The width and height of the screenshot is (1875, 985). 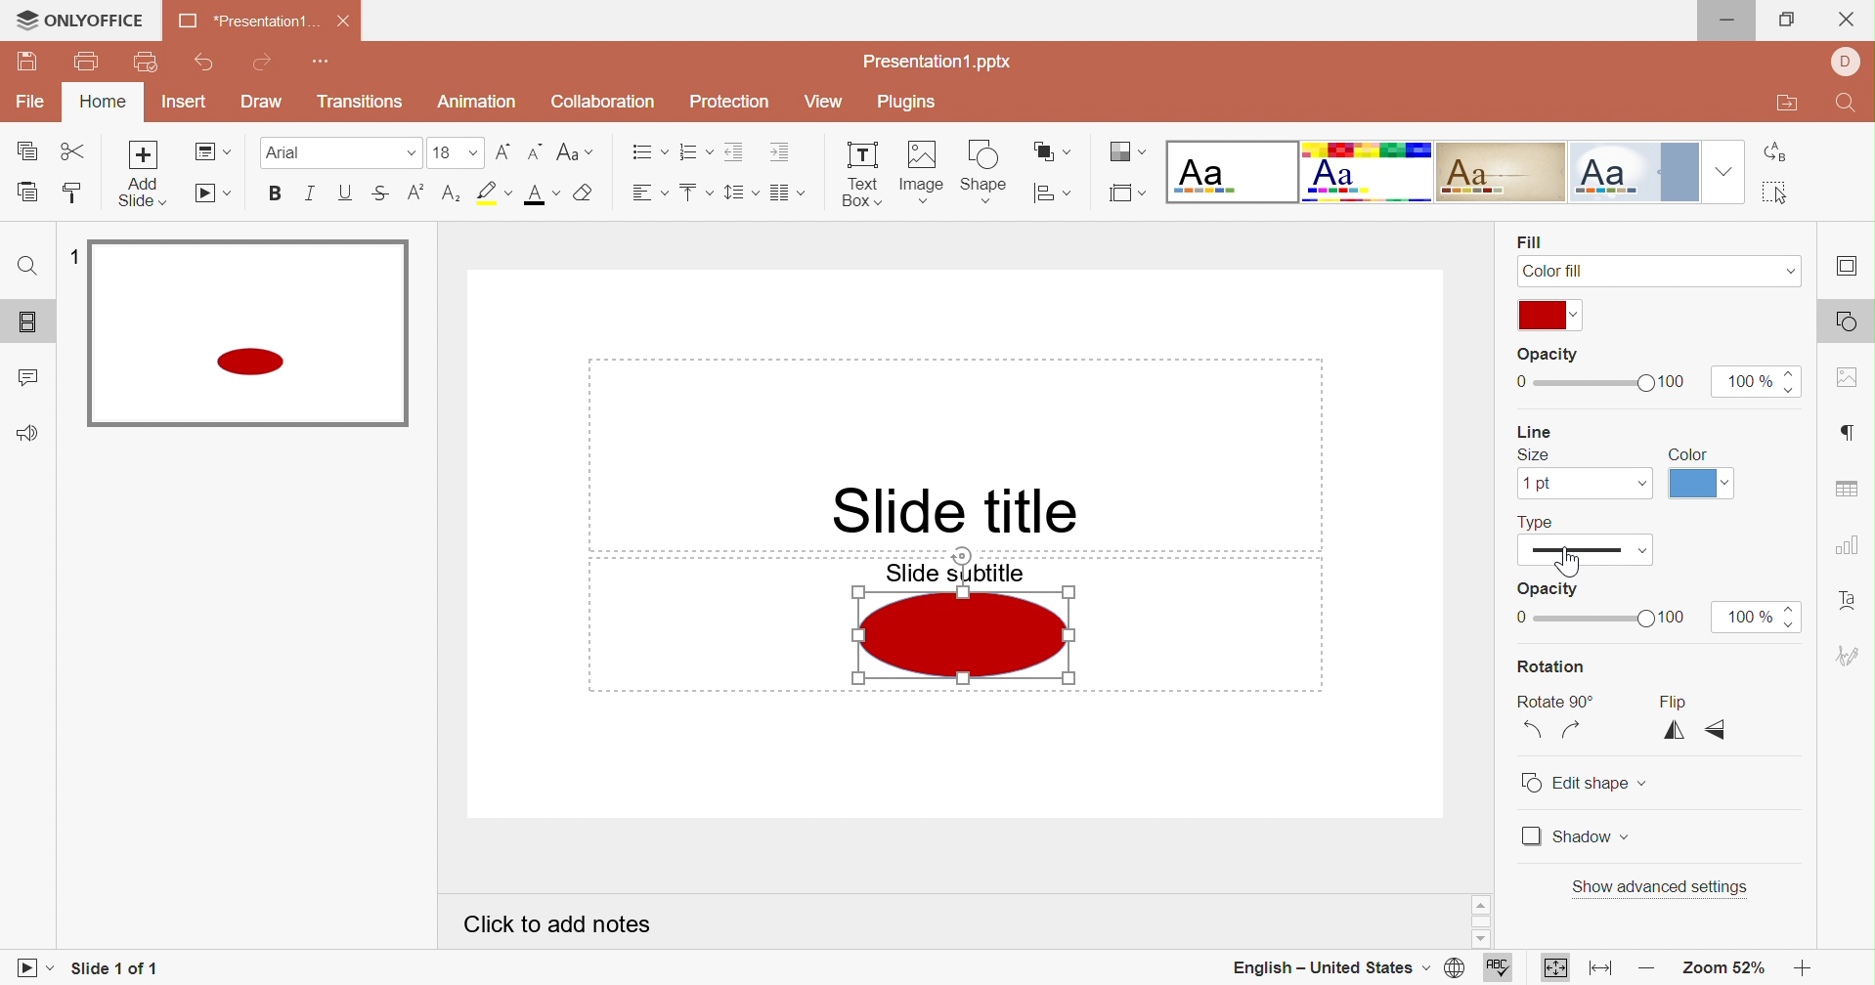 I want to click on ONLYOFFICE, so click(x=76, y=19).